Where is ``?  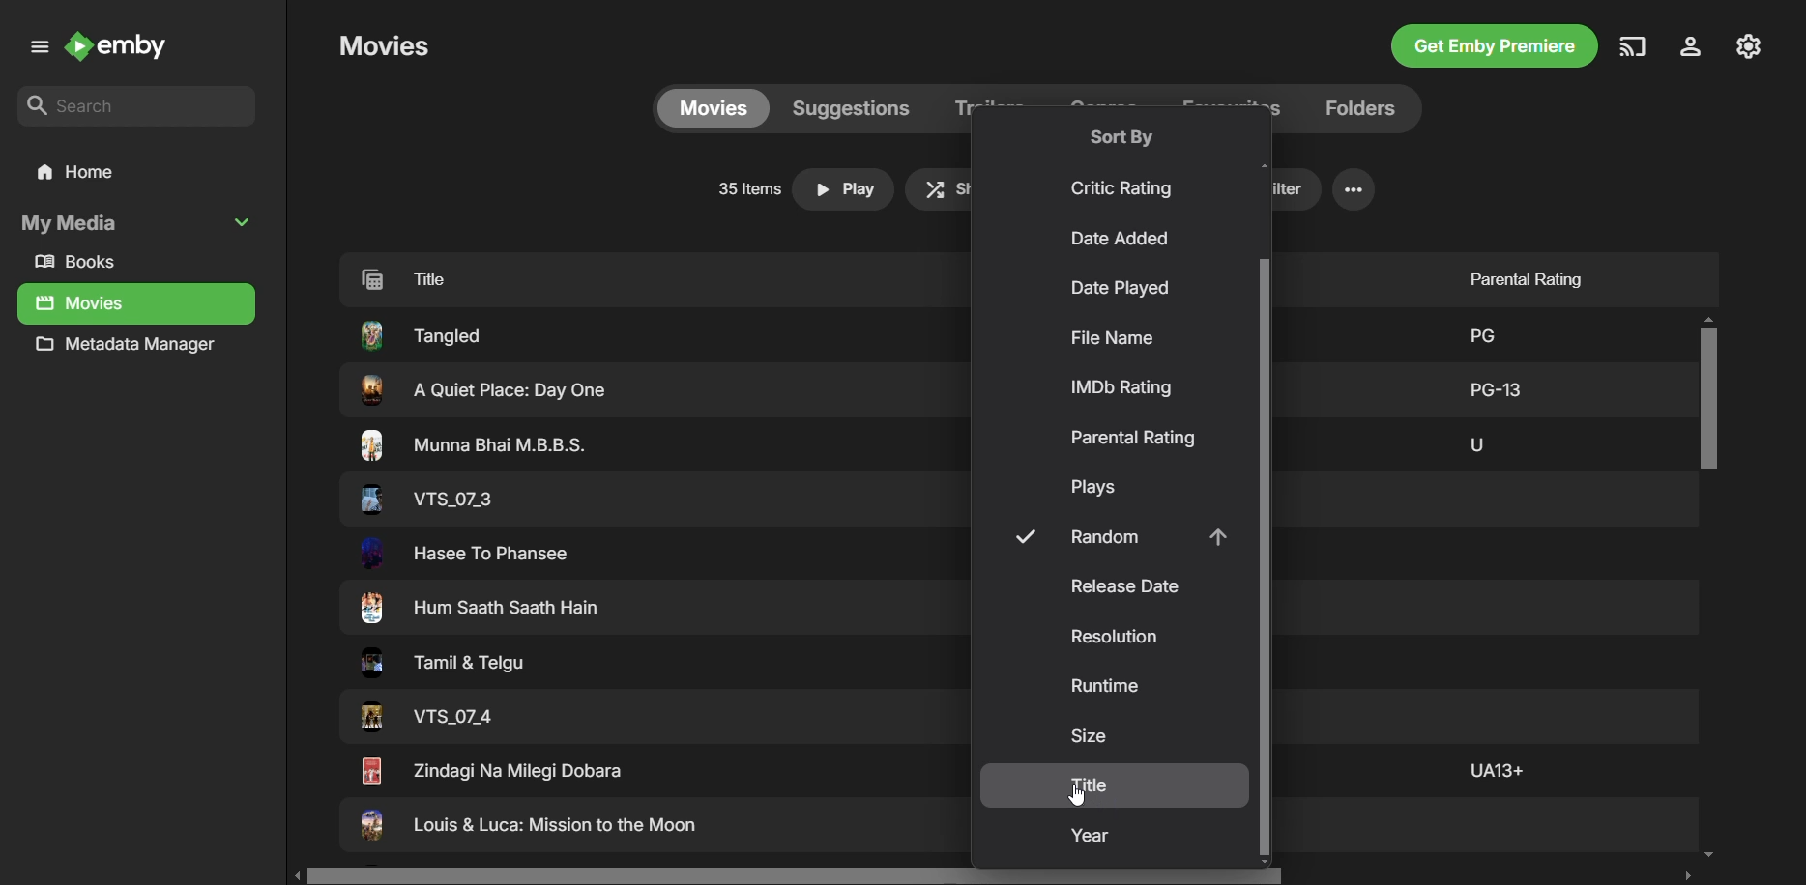
 is located at coordinates (427, 718).